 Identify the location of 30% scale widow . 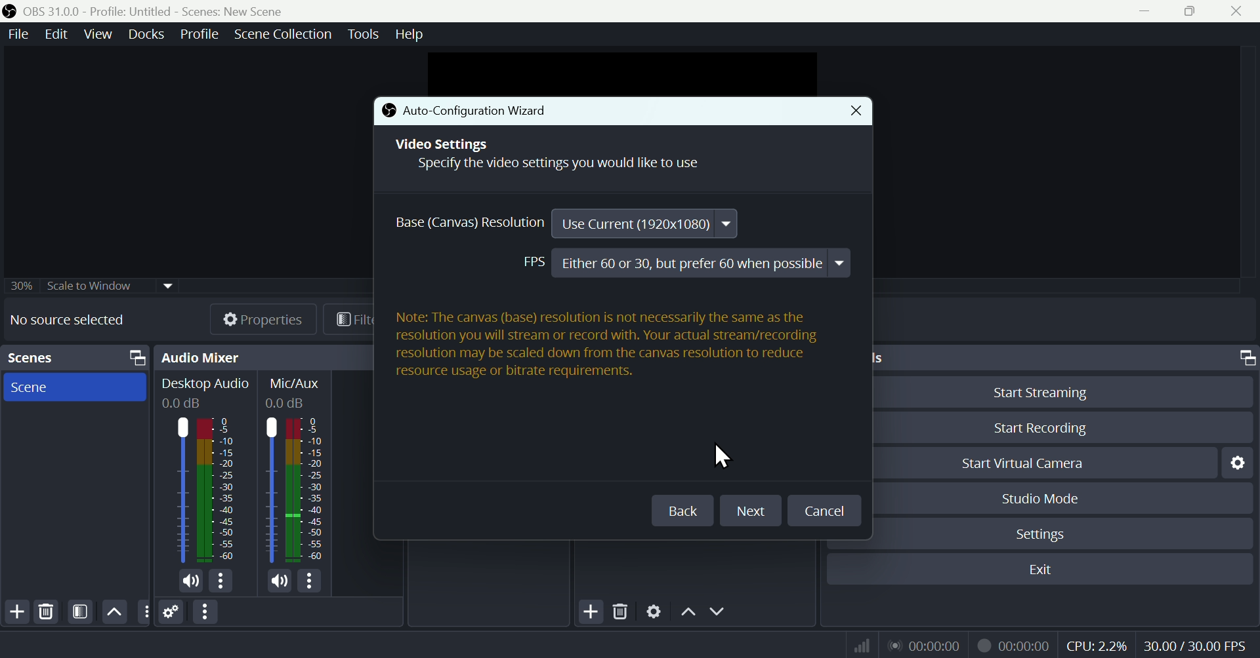
(110, 284).